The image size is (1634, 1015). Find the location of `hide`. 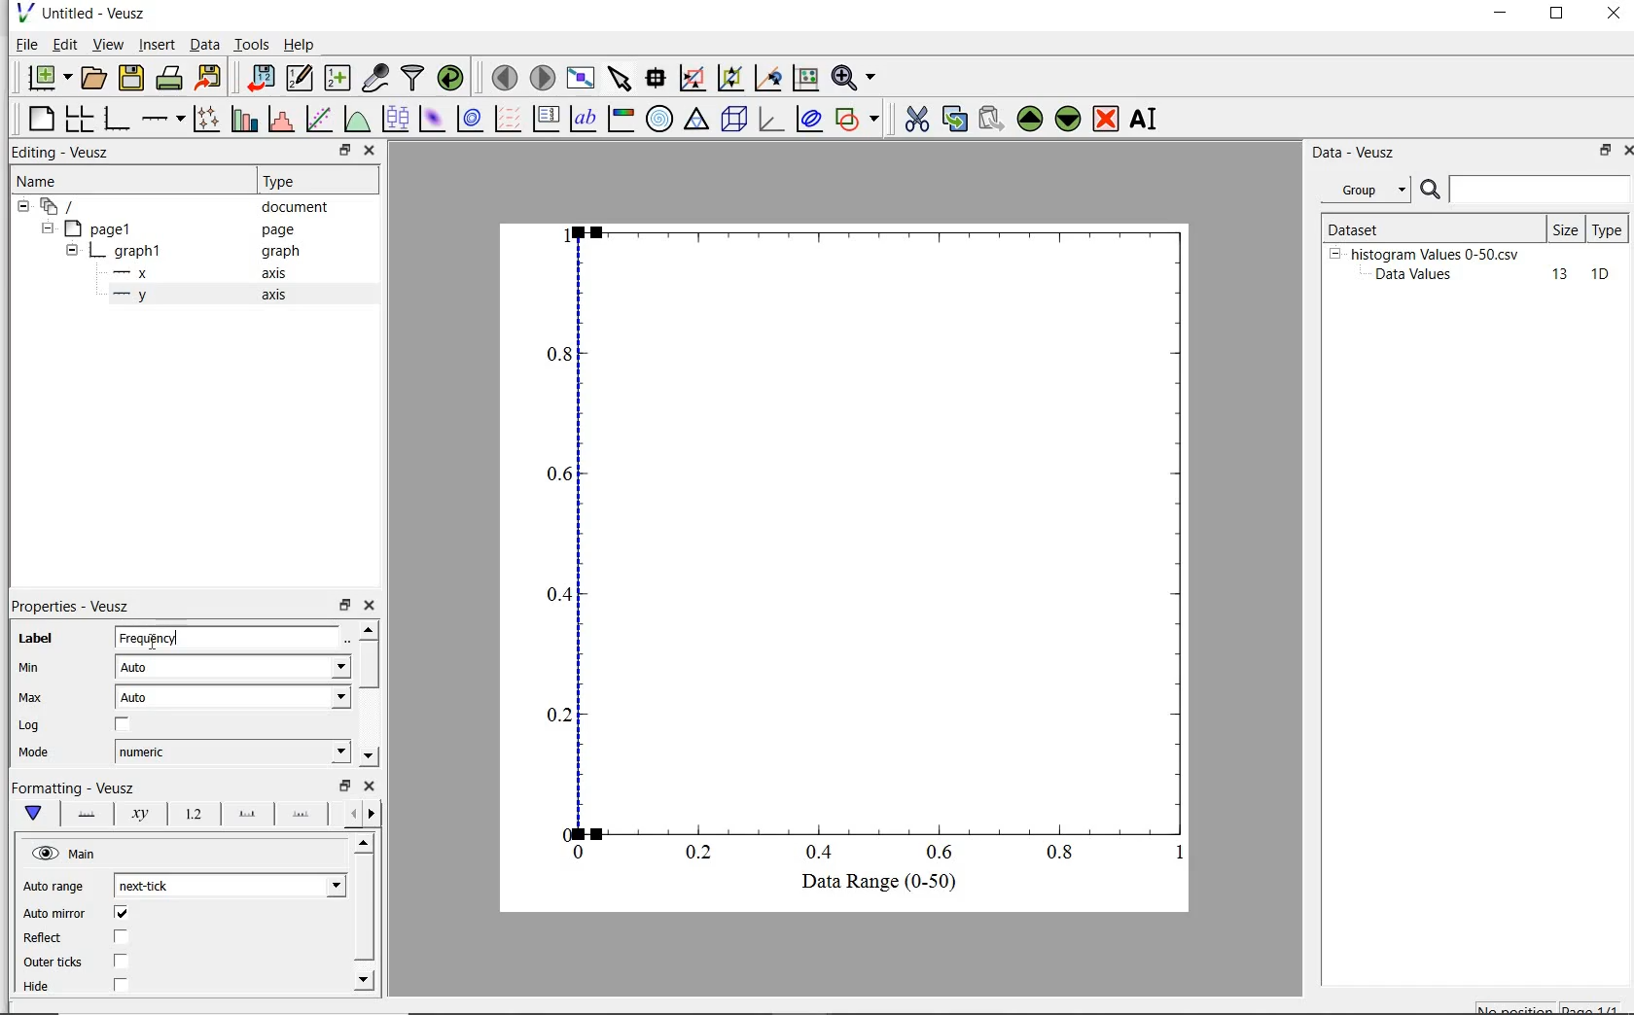

hide is located at coordinates (67, 854).